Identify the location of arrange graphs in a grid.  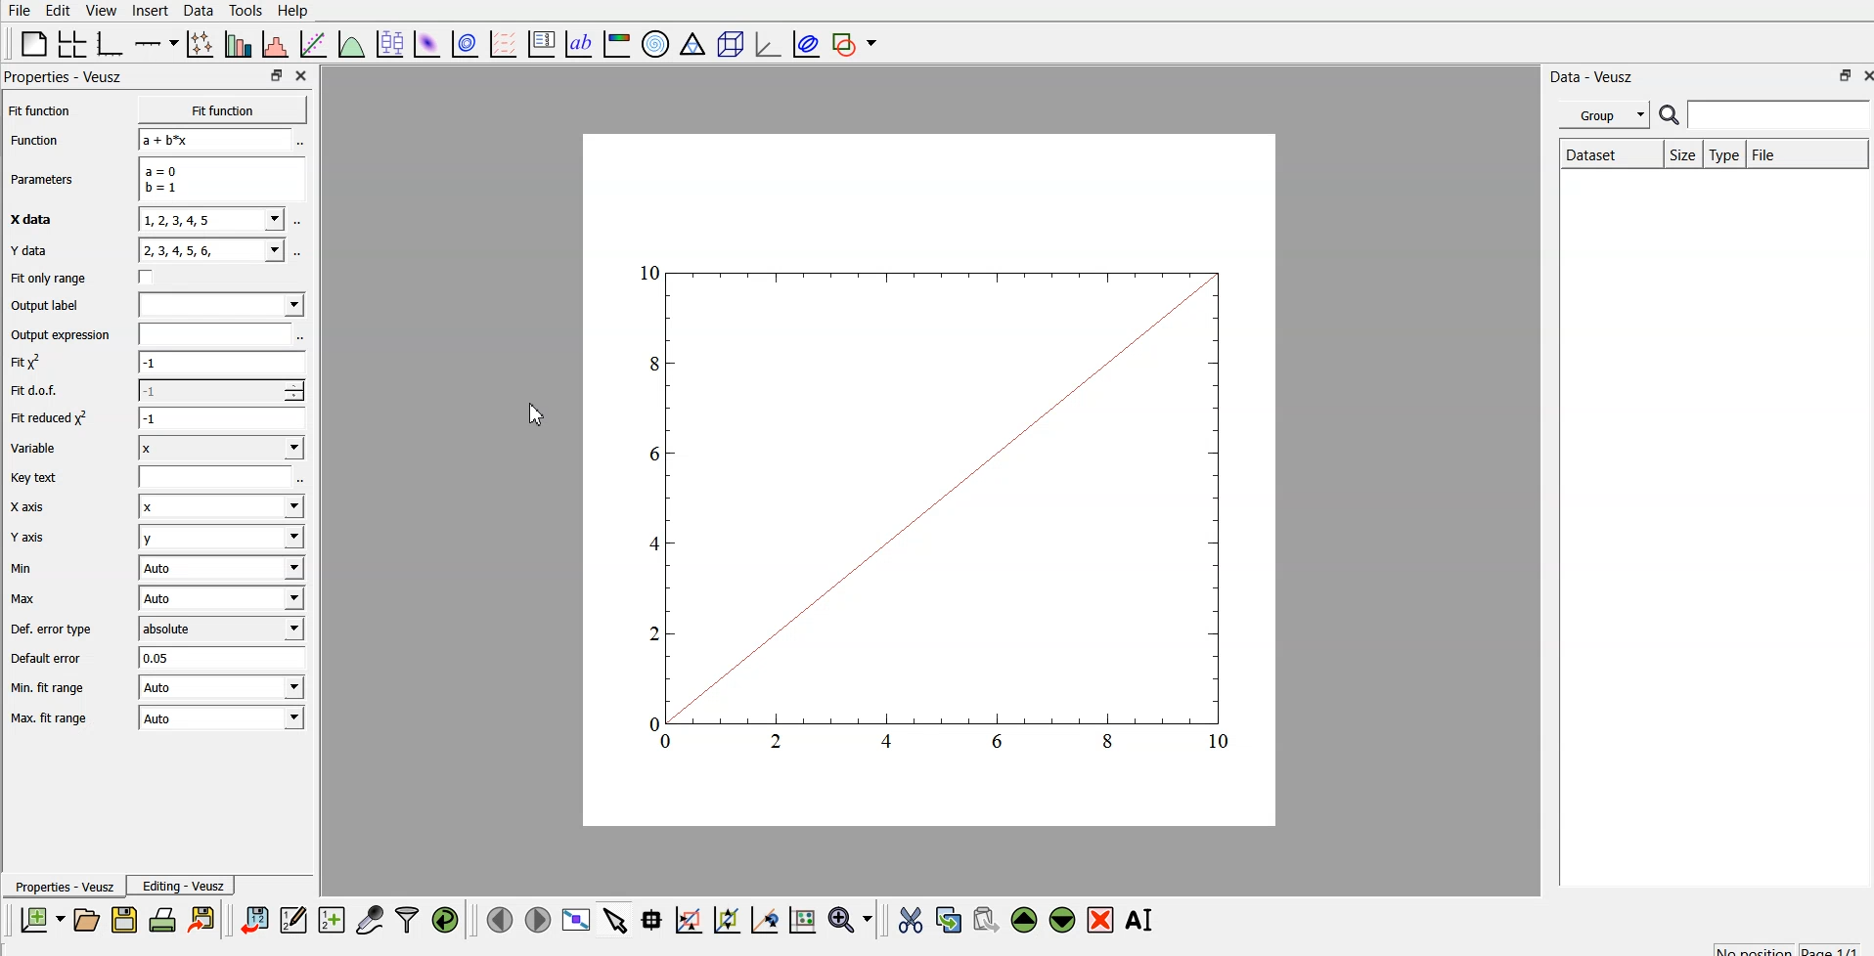
(72, 42).